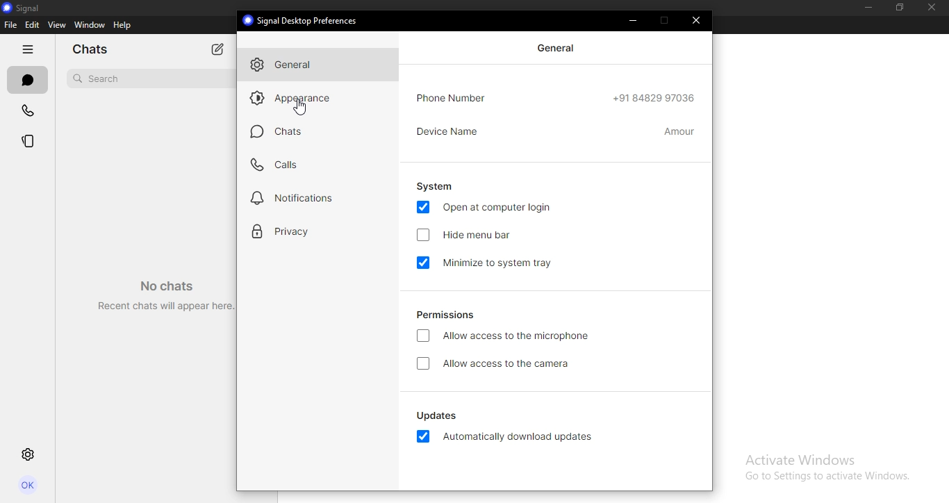  What do you see at coordinates (160, 290) in the screenshot?
I see `No chats Recent chats will appear here.` at bounding box center [160, 290].